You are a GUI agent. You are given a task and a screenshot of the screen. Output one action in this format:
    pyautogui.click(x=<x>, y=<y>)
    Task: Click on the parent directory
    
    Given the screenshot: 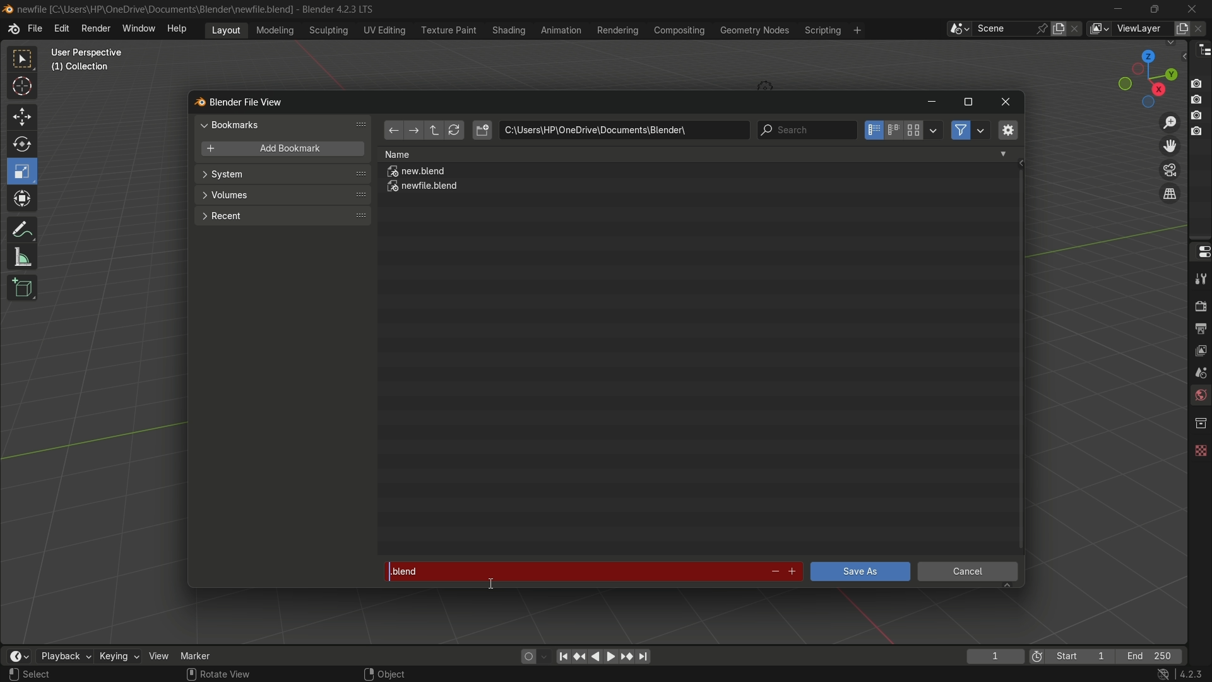 What is the action you would take?
    pyautogui.click(x=436, y=130)
    